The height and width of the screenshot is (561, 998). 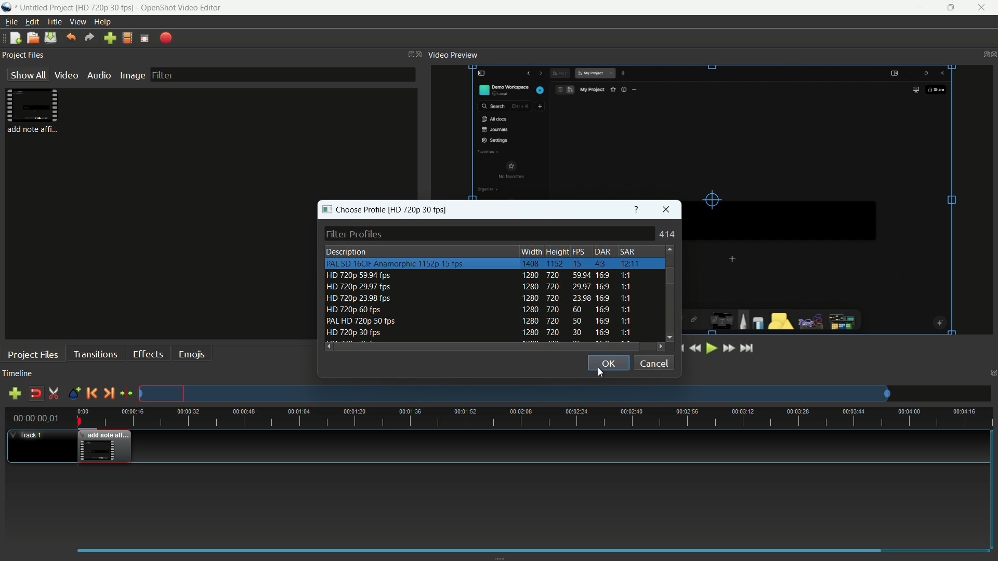 I want to click on filter profile, so click(x=489, y=233).